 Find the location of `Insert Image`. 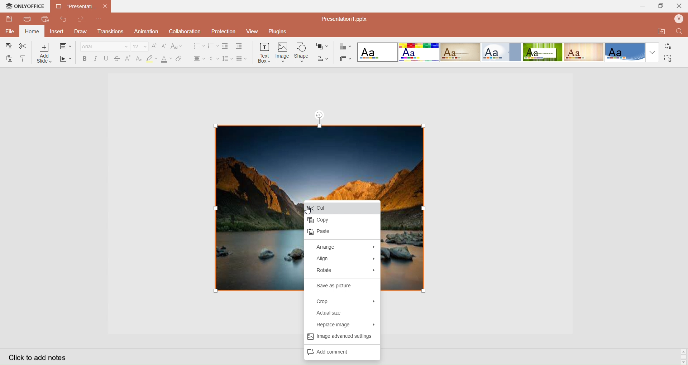

Insert Image is located at coordinates (282, 53).